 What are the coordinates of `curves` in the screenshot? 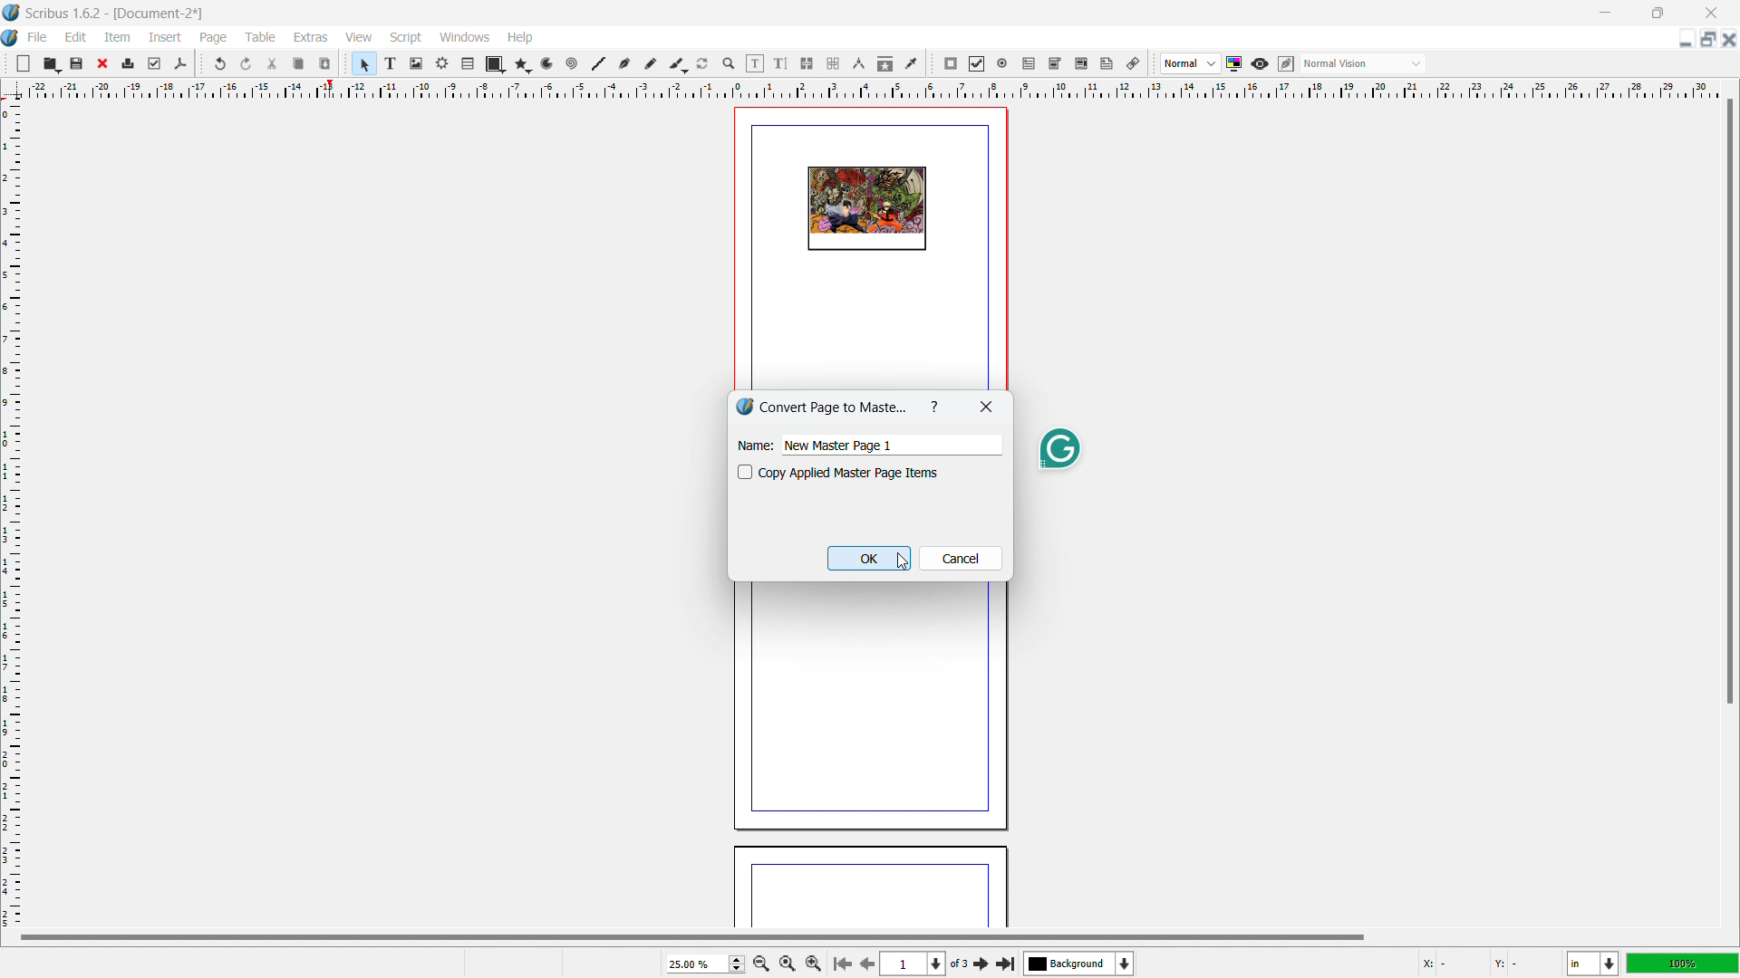 It's located at (549, 64).